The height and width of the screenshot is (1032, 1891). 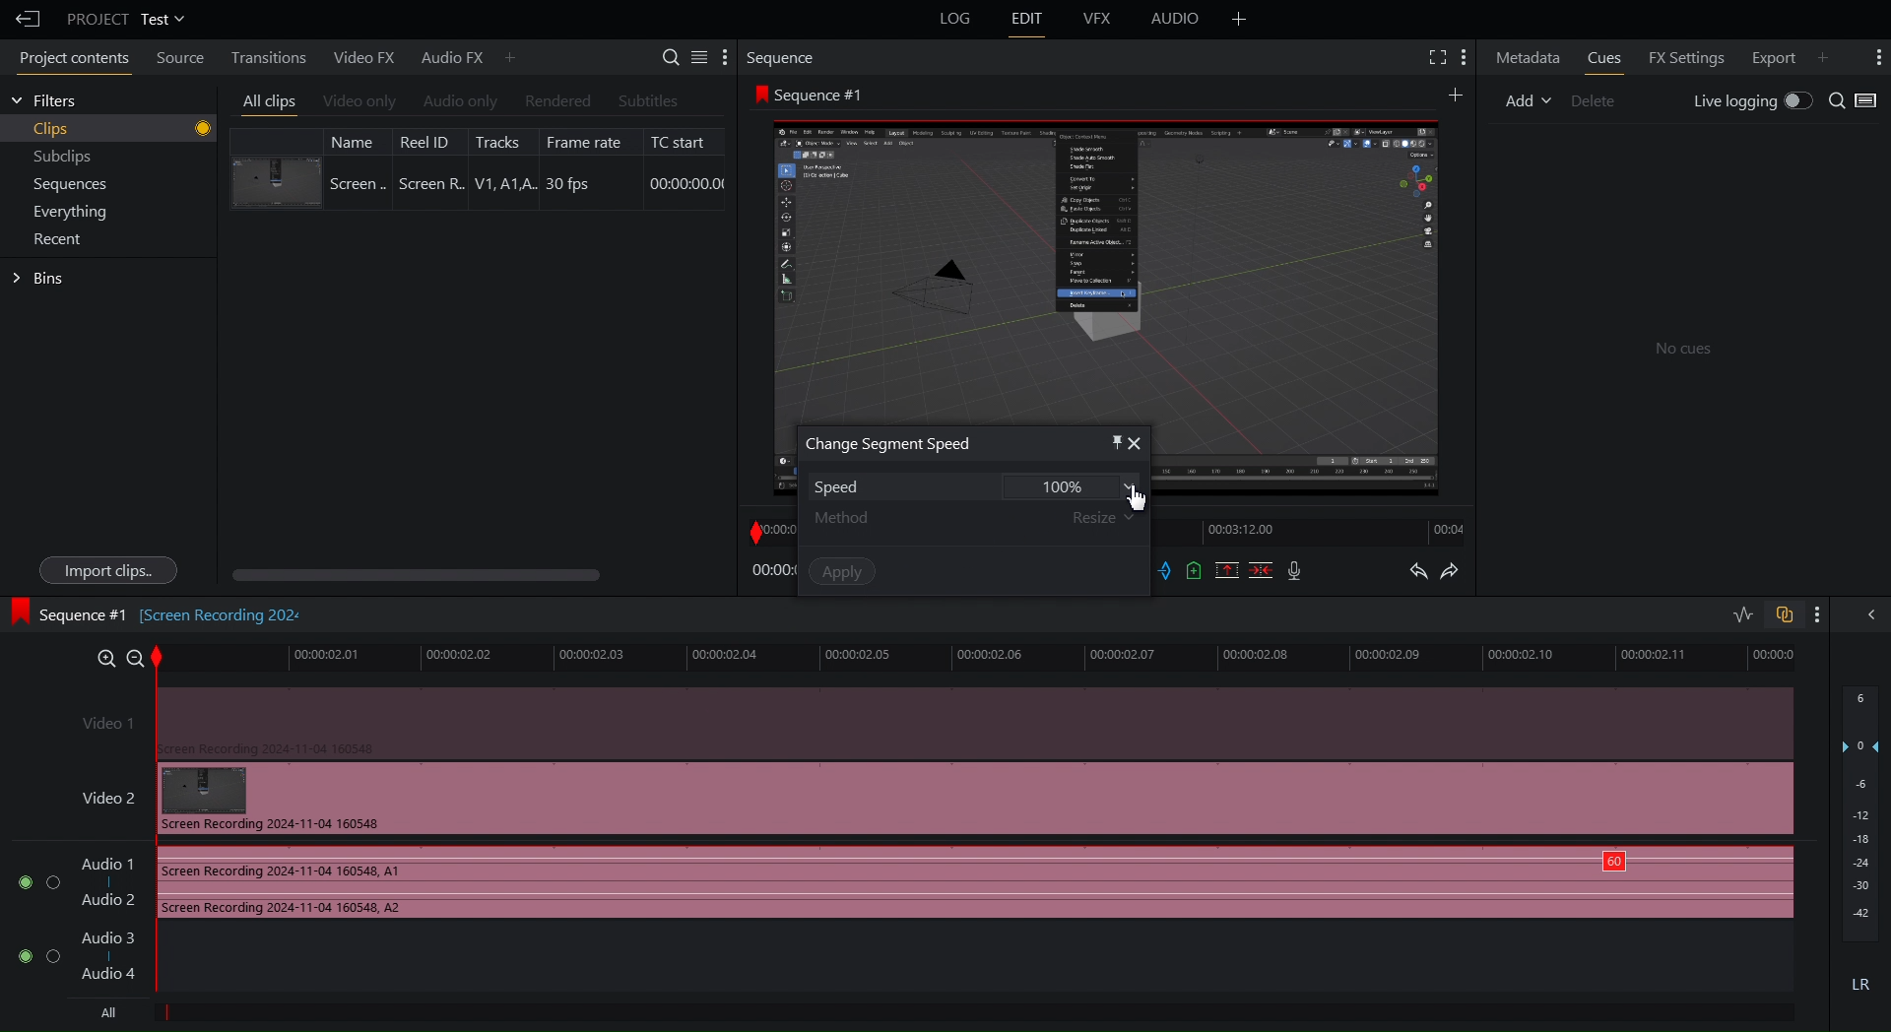 What do you see at coordinates (160, 612) in the screenshot?
I see `Sequence #1 [Screen Recording 202` at bounding box center [160, 612].